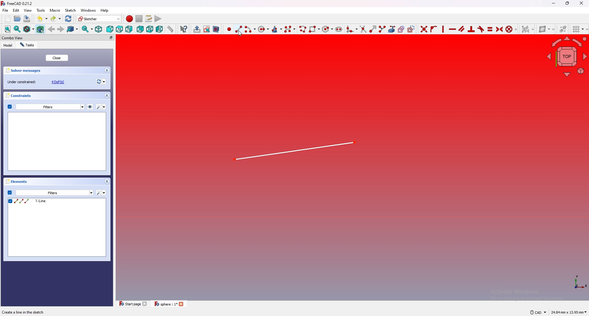 The height and width of the screenshot is (316, 589). What do you see at coordinates (170, 306) in the screenshot?
I see `sphere: 1*` at bounding box center [170, 306].